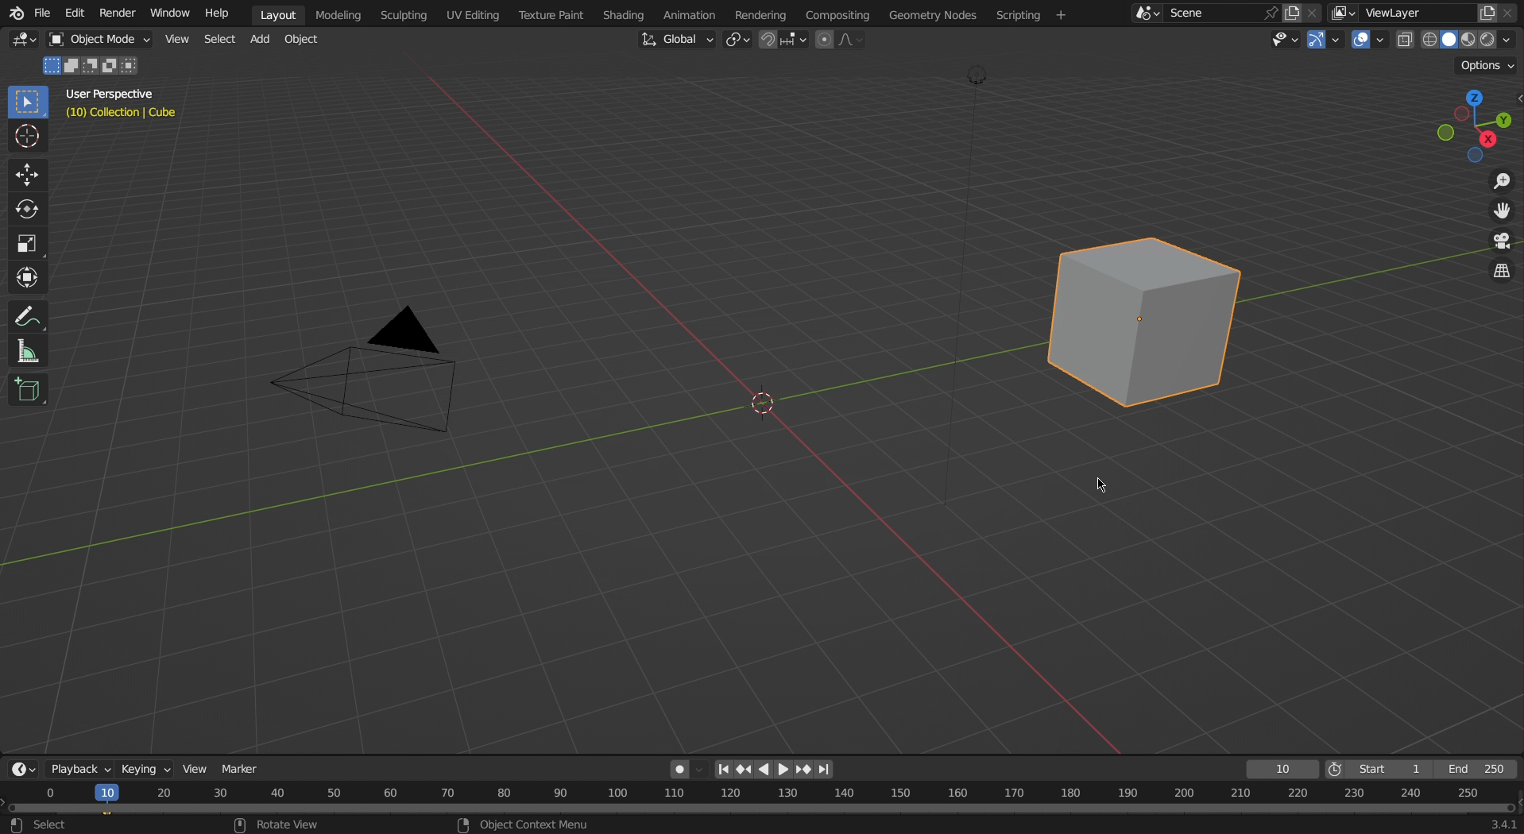  Describe the element at coordinates (123, 115) in the screenshot. I see `Collection | Cube` at that location.